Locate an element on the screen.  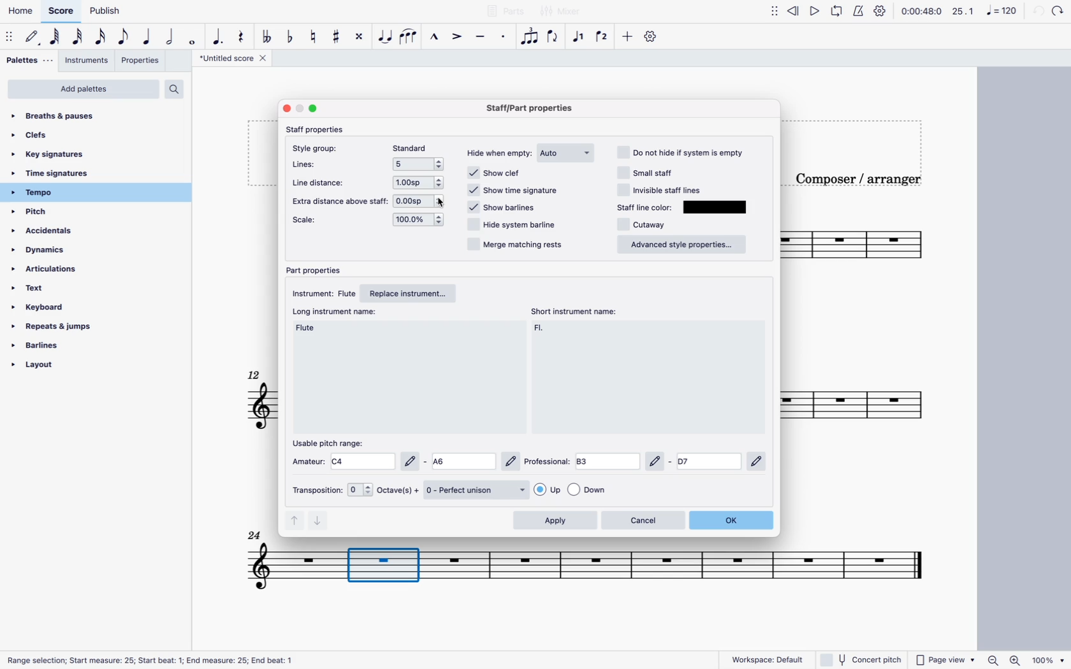
Zoom out is located at coordinates (993, 660).